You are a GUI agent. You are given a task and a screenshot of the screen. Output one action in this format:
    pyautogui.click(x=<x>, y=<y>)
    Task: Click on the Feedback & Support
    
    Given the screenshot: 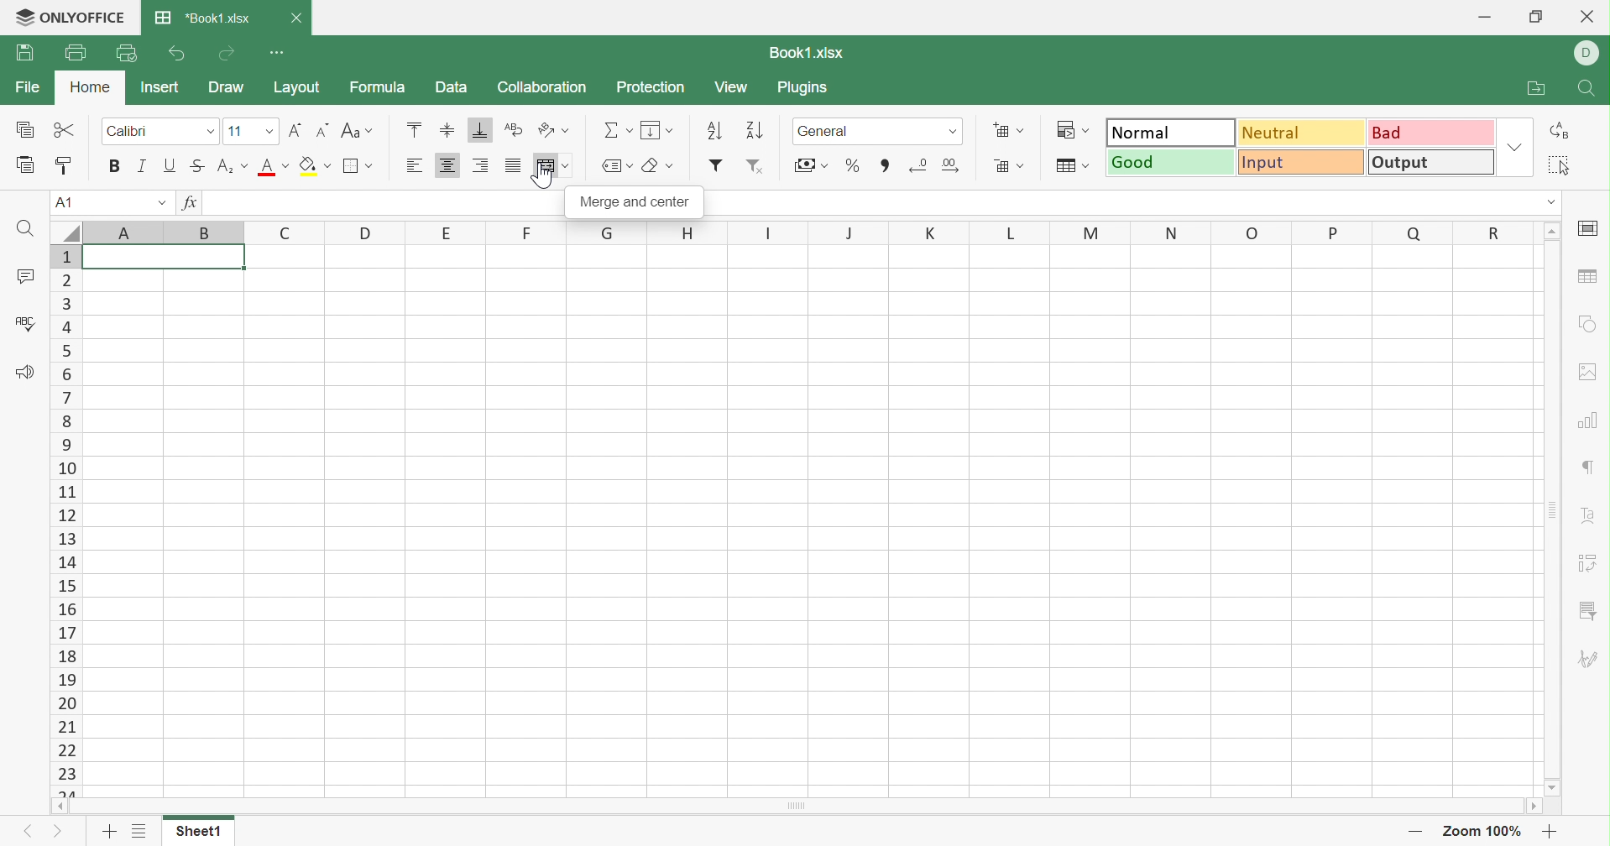 What is the action you would take?
    pyautogui.click(x=27, y=373)
    